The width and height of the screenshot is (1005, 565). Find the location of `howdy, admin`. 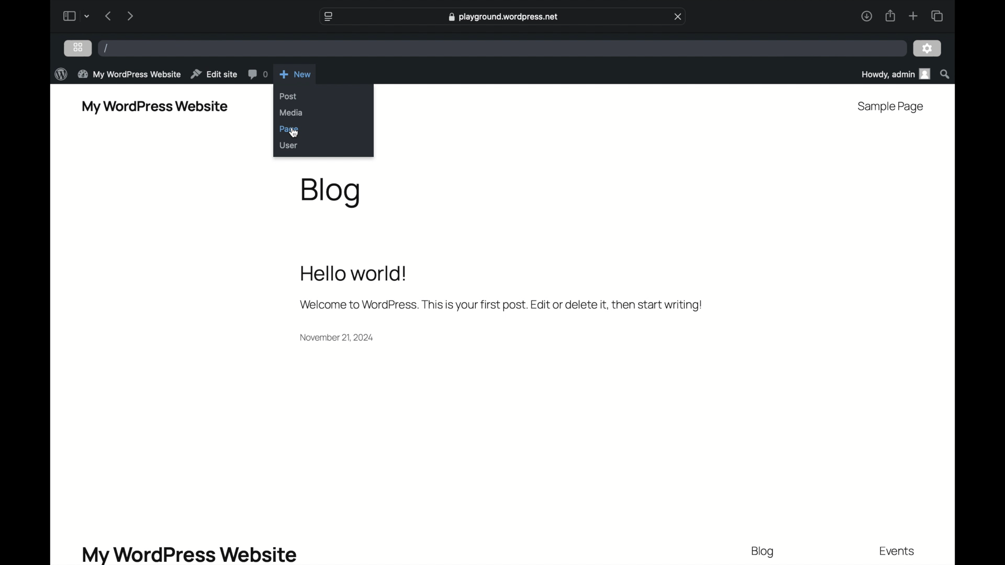

howdy, admin is located at coordinates (895, 74).